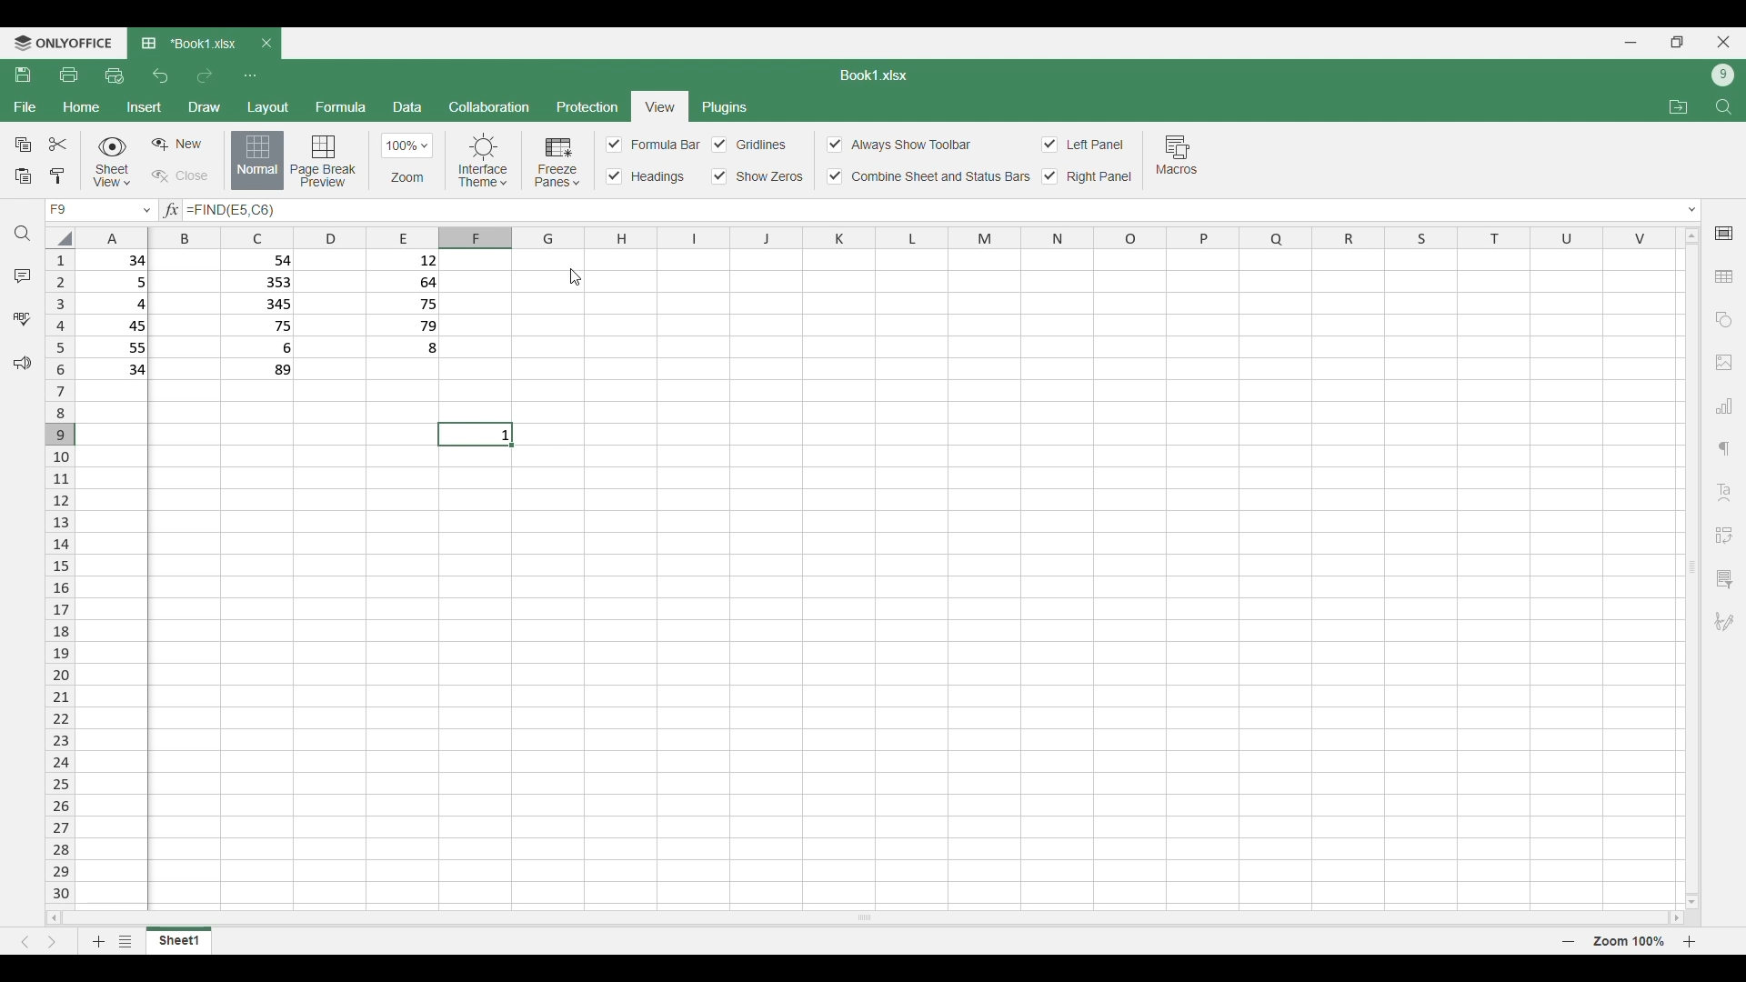 The width and height of the screenshot is (1746, 982). What do you see at coordinates (1725, 363) in the screenshot?
I see `Add image` at bounding box center [1725, 363].